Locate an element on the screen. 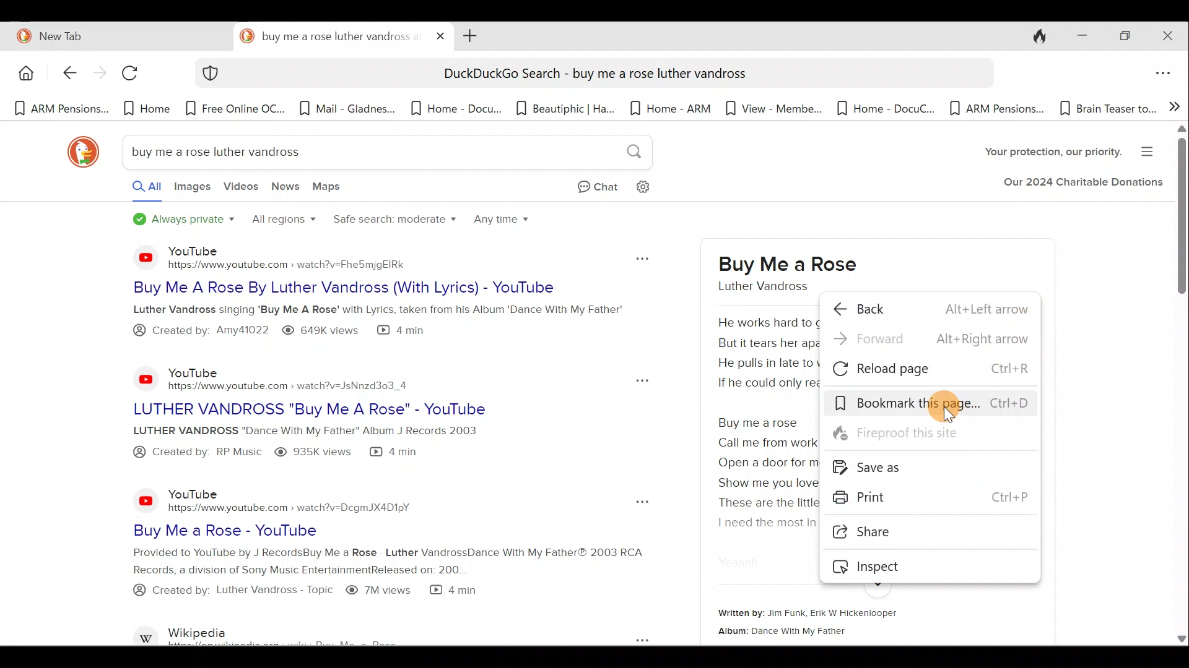 The image size is (1189, 668). Images is located at coordinates (191, 190).